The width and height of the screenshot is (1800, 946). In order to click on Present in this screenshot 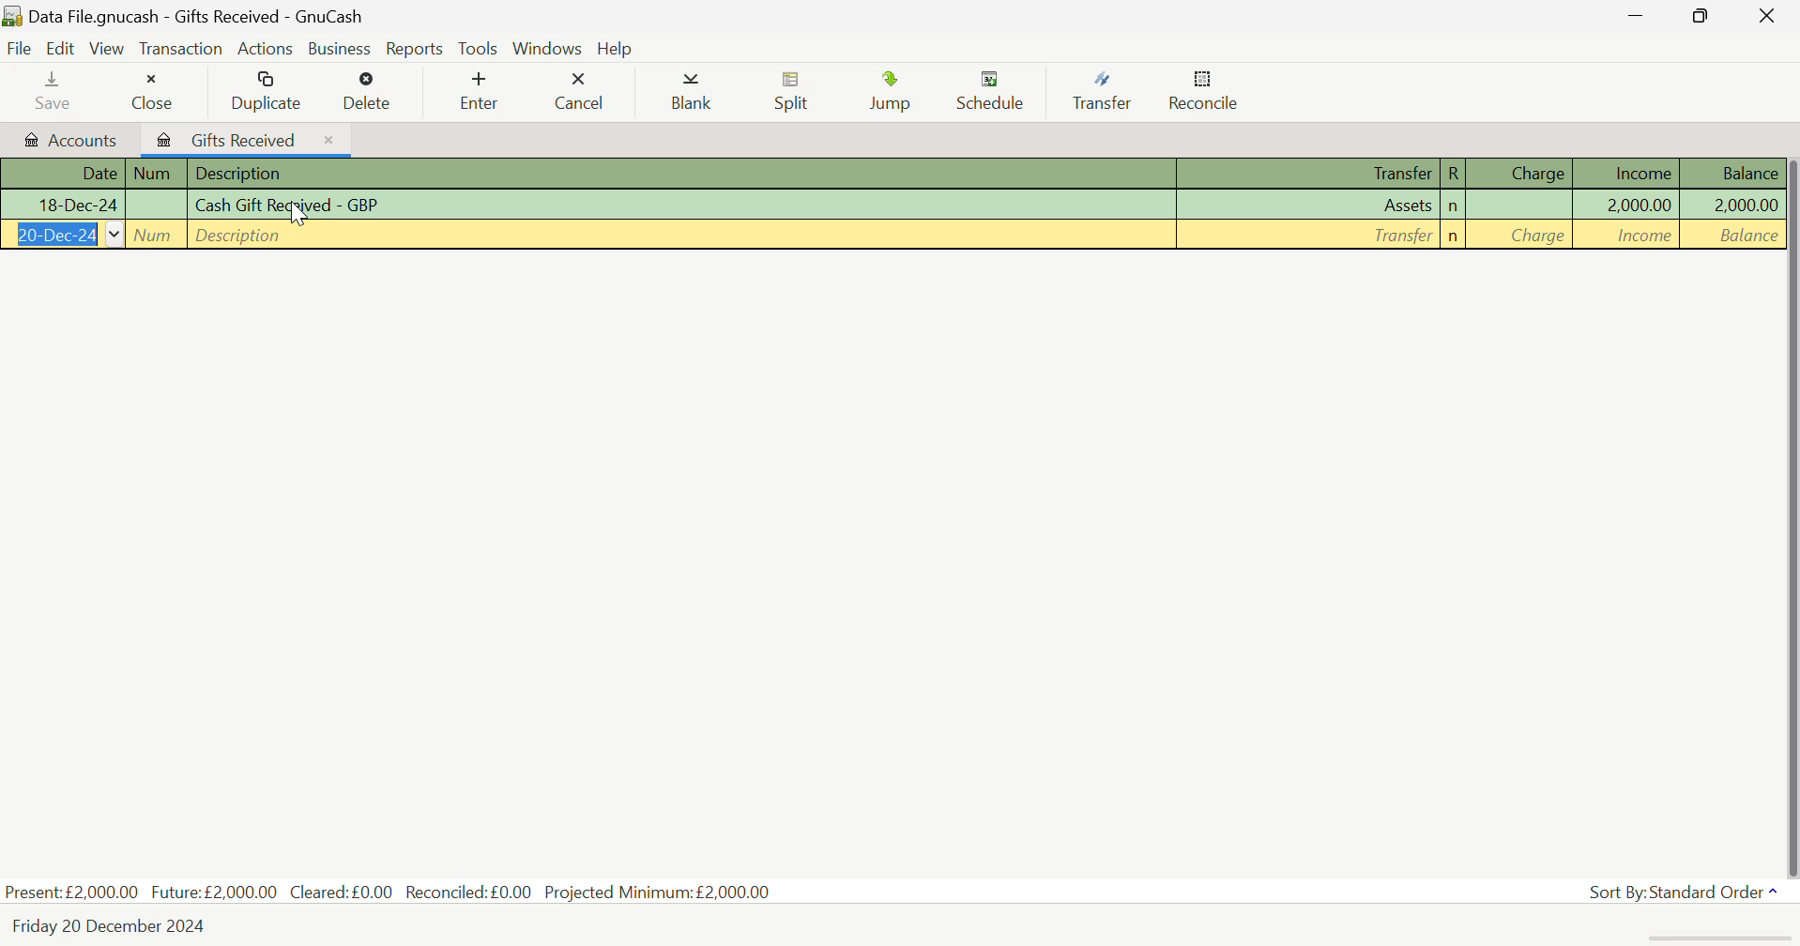, I will do `click(72, 892)`.